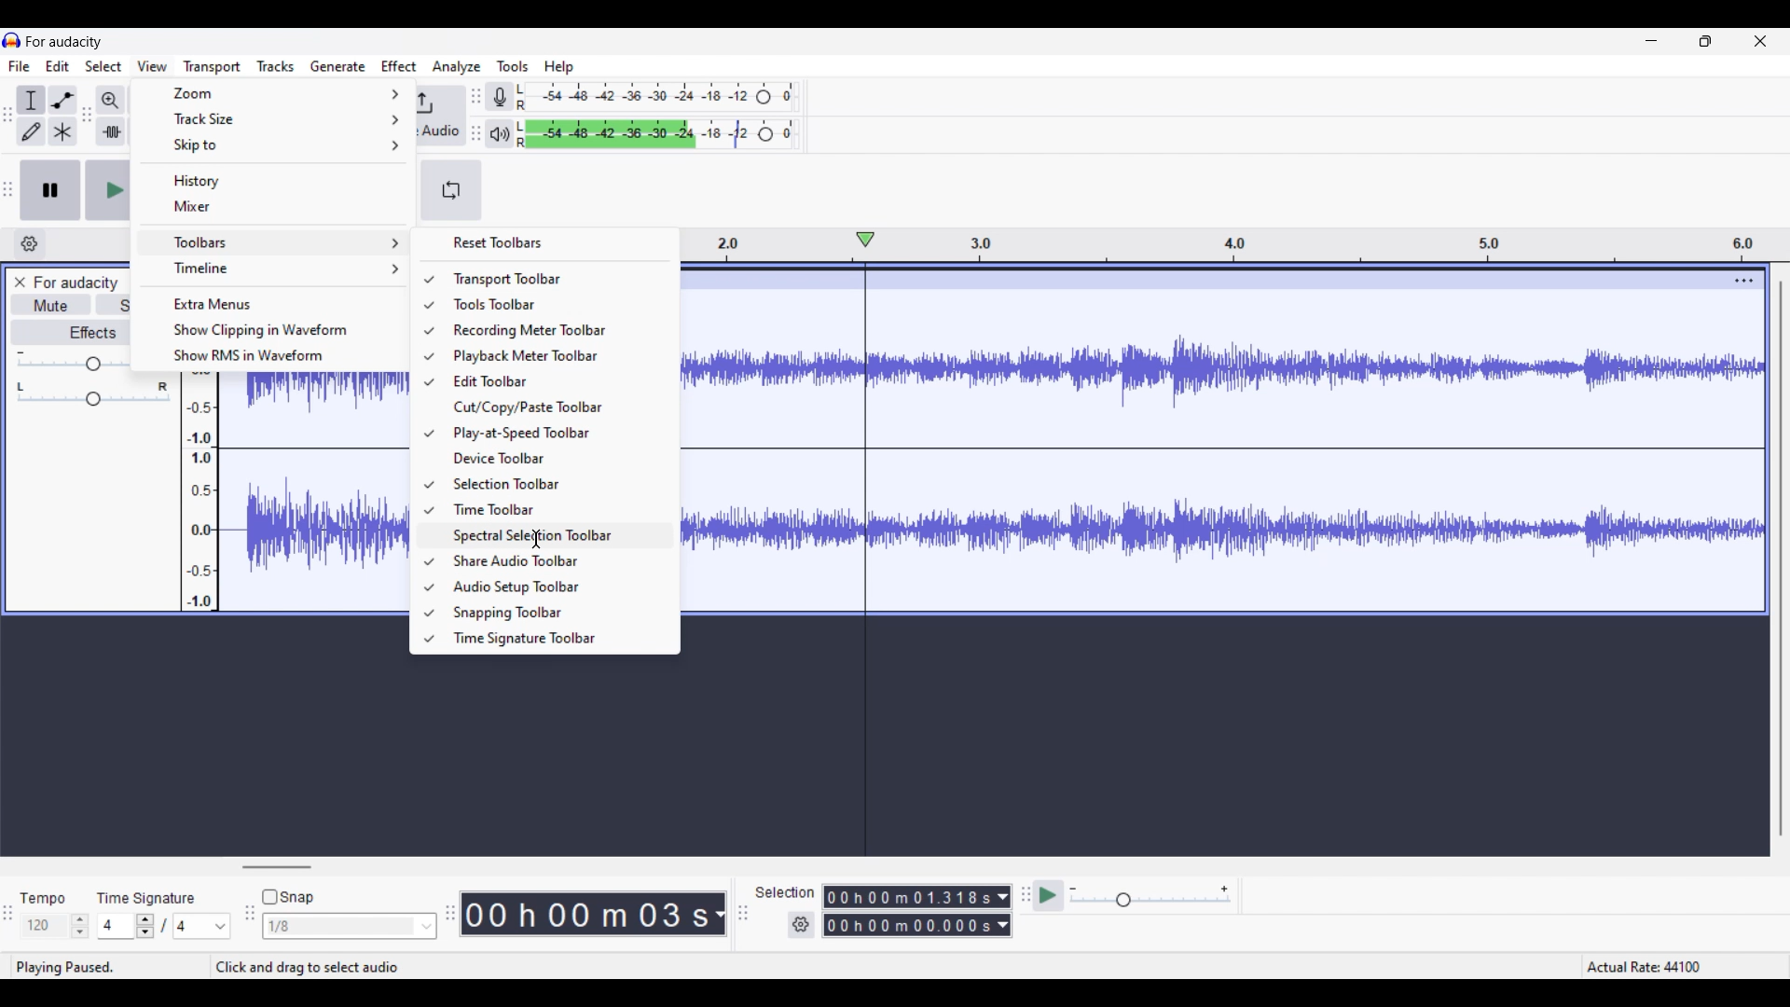  I want to click on View menu, so click(152, 65).